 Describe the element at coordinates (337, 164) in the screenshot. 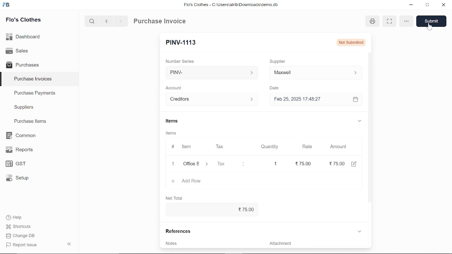

I see `0.00` at that location.